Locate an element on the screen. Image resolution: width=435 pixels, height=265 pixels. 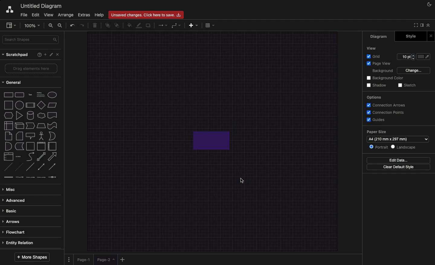
rounded rectangle is located at coordinates (19, 94).